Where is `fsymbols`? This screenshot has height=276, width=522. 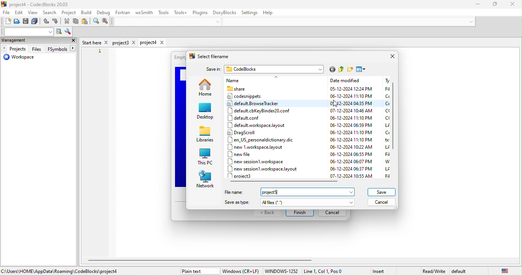 fsymbols is located at coordinates (60, 49).